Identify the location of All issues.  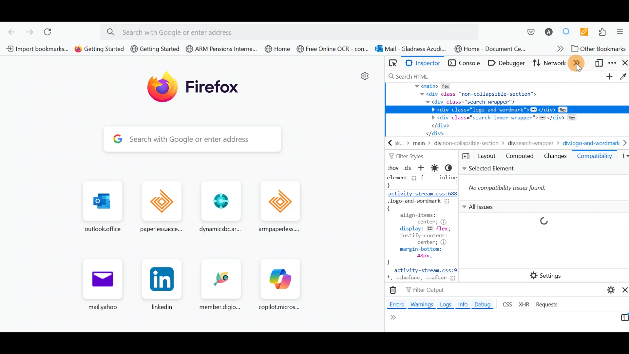
(538, 230).